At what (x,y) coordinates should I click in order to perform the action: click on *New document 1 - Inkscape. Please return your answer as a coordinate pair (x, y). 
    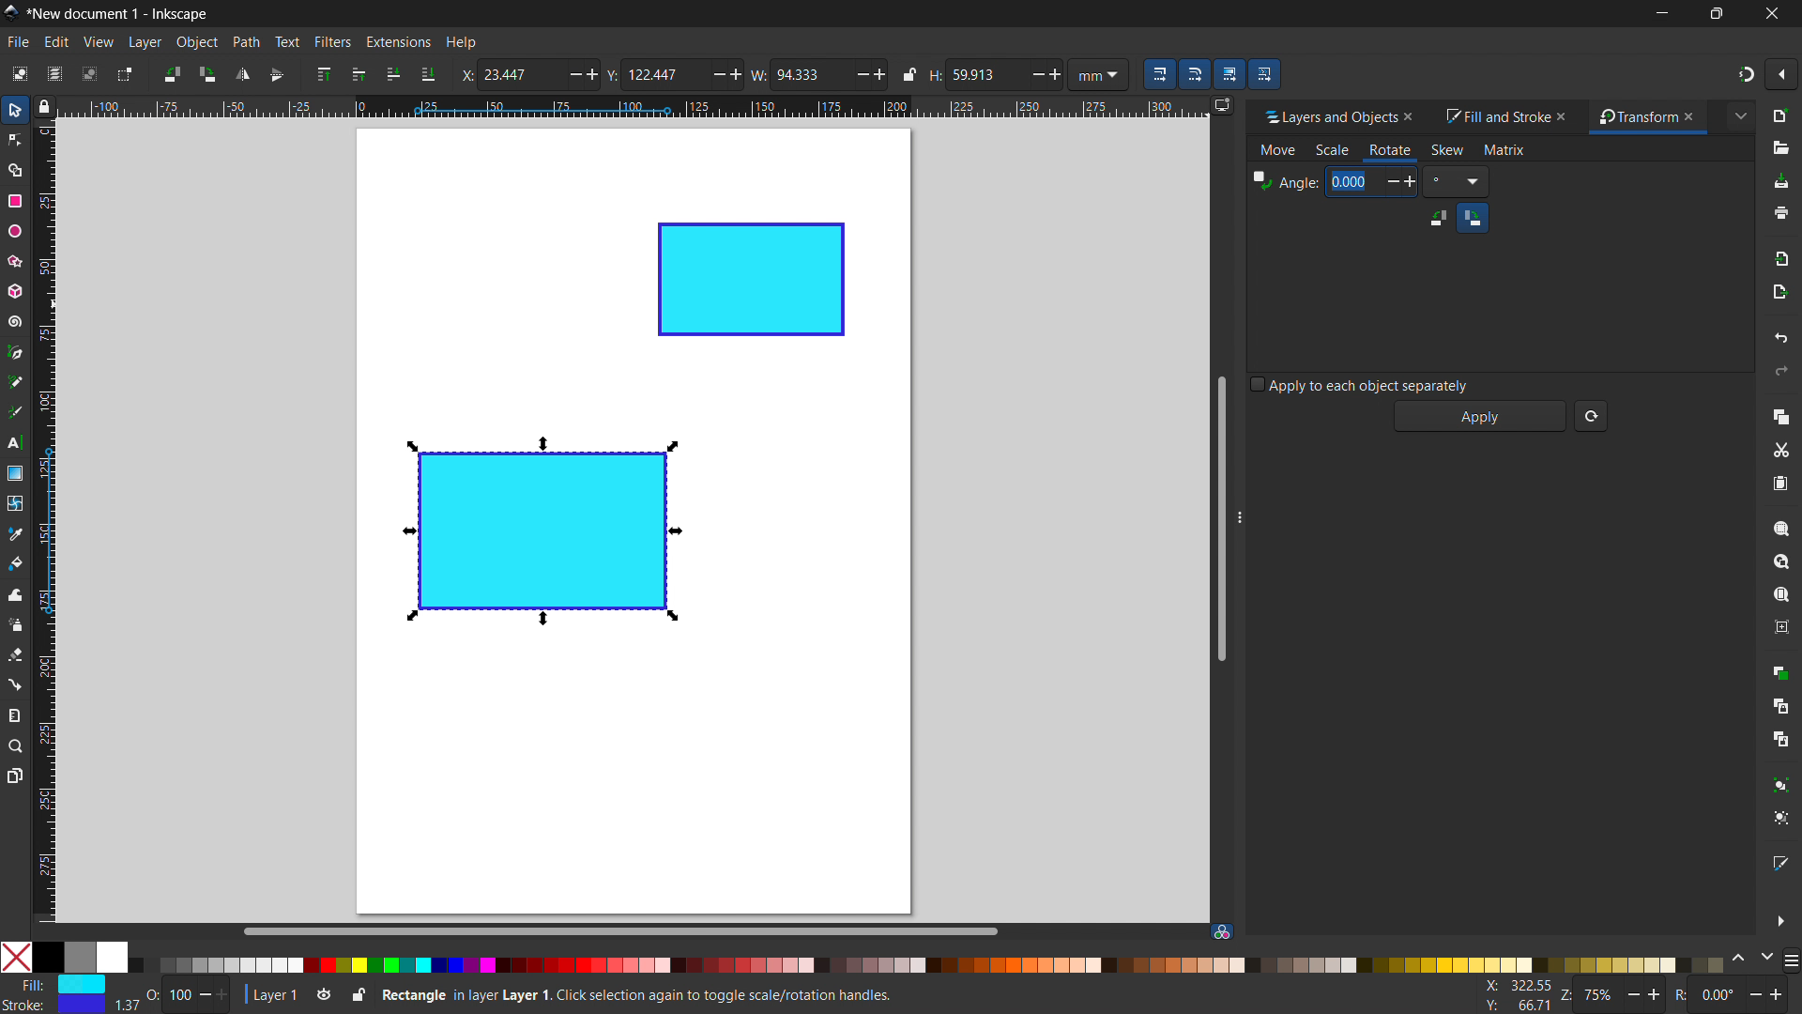
    Looking at the image, I should click on (119, 14).